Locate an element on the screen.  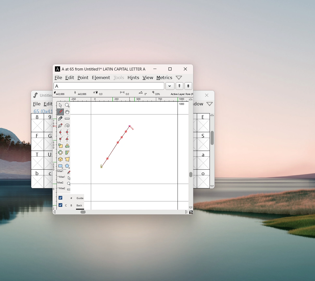
level of maginification is located at coordinates (156, 93).